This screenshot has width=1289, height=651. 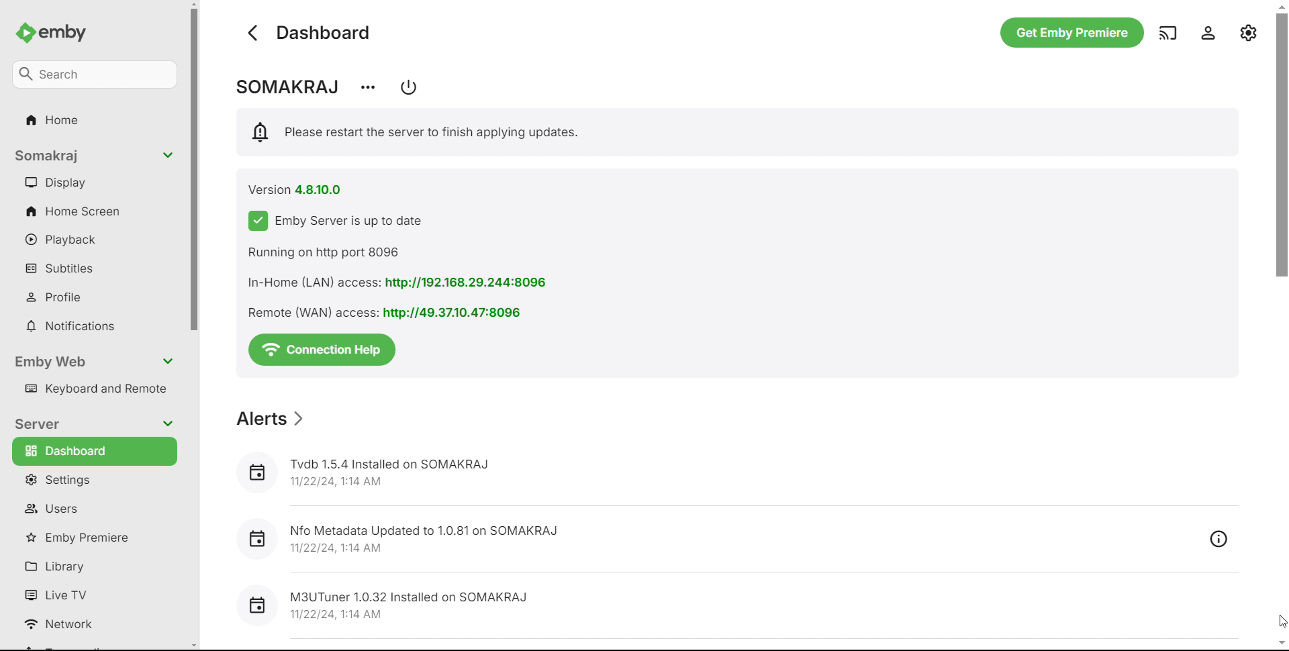 I want to click on emby web, so click(x=95, y=362).